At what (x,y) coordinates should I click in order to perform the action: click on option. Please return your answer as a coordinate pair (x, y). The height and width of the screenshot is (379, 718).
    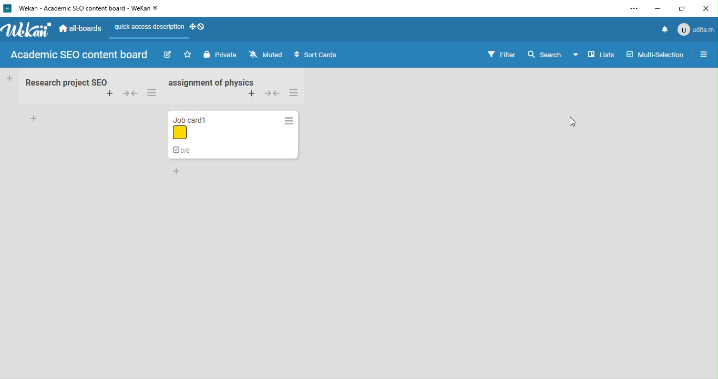
    Looking at the image, I should click on (633, 9).